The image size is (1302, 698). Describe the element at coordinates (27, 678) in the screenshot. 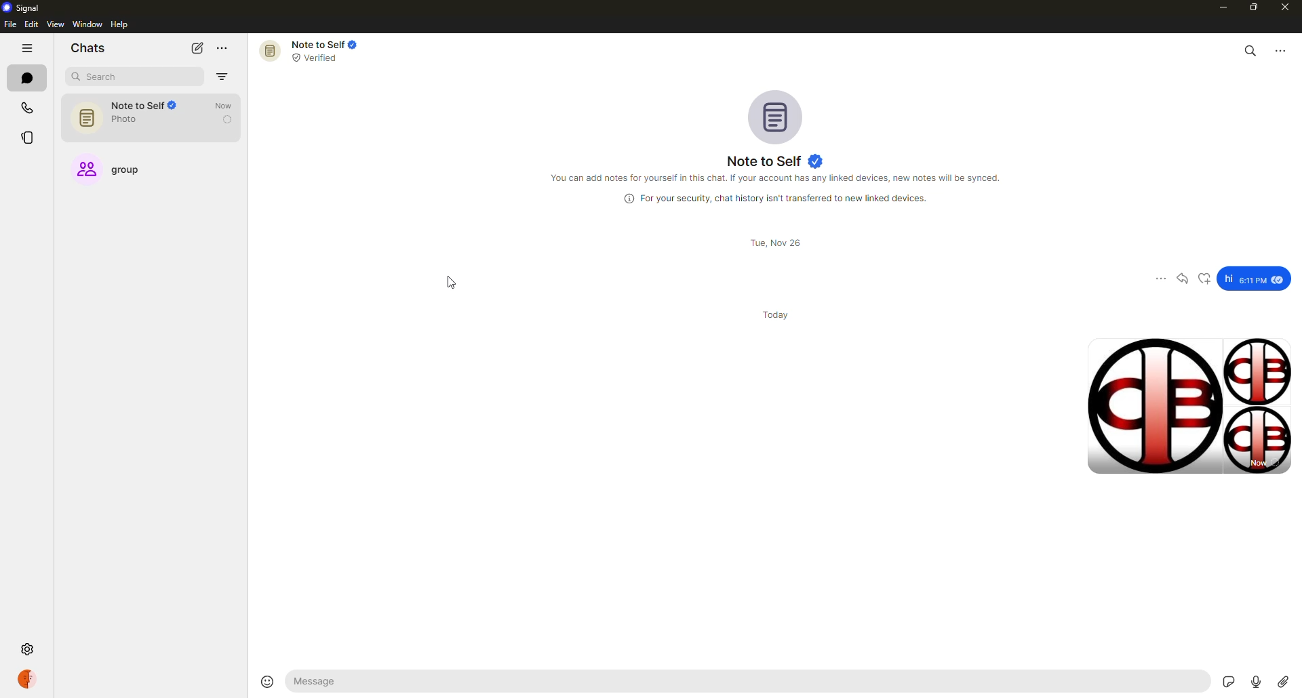

I see `profile` at that location.